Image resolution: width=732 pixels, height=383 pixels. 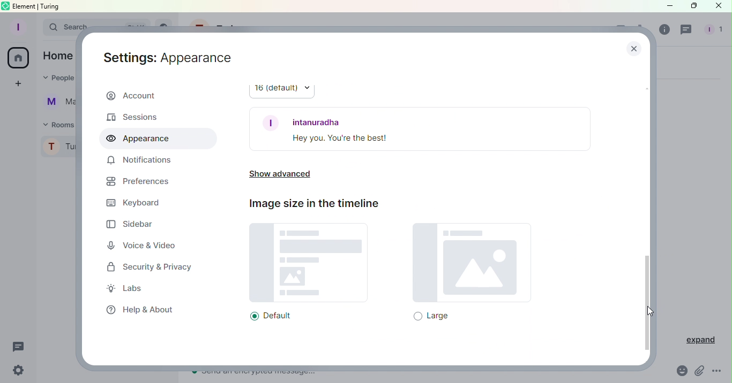 I want to click on People, so click(x=58, y=79).